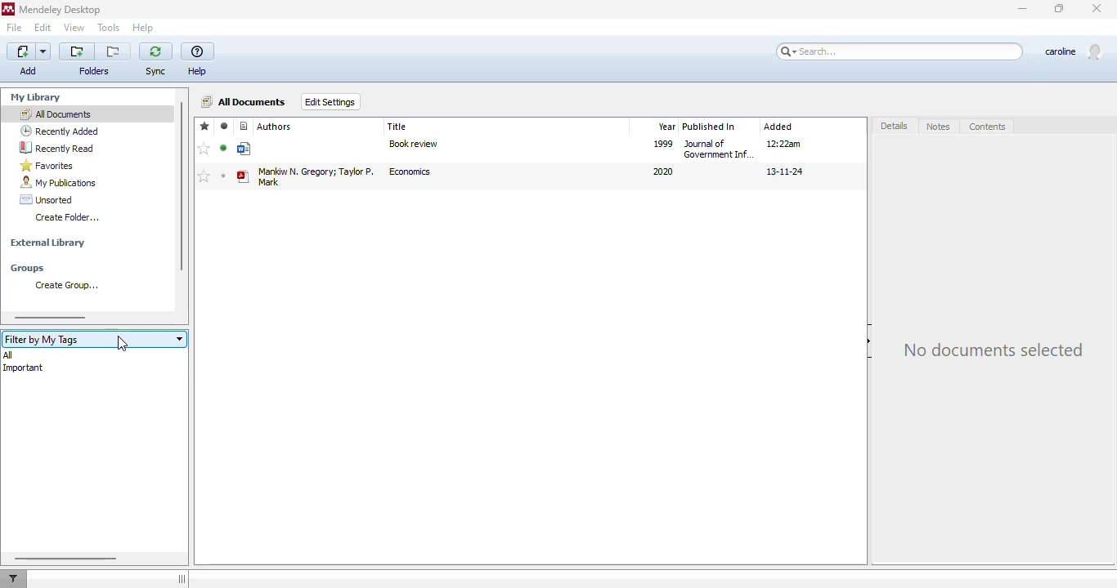 This screenshot has width=1117, height=588. What do you see at coordinates (48, 243) in the screenshot?
I see `external library` at bounding box center [48, 243].